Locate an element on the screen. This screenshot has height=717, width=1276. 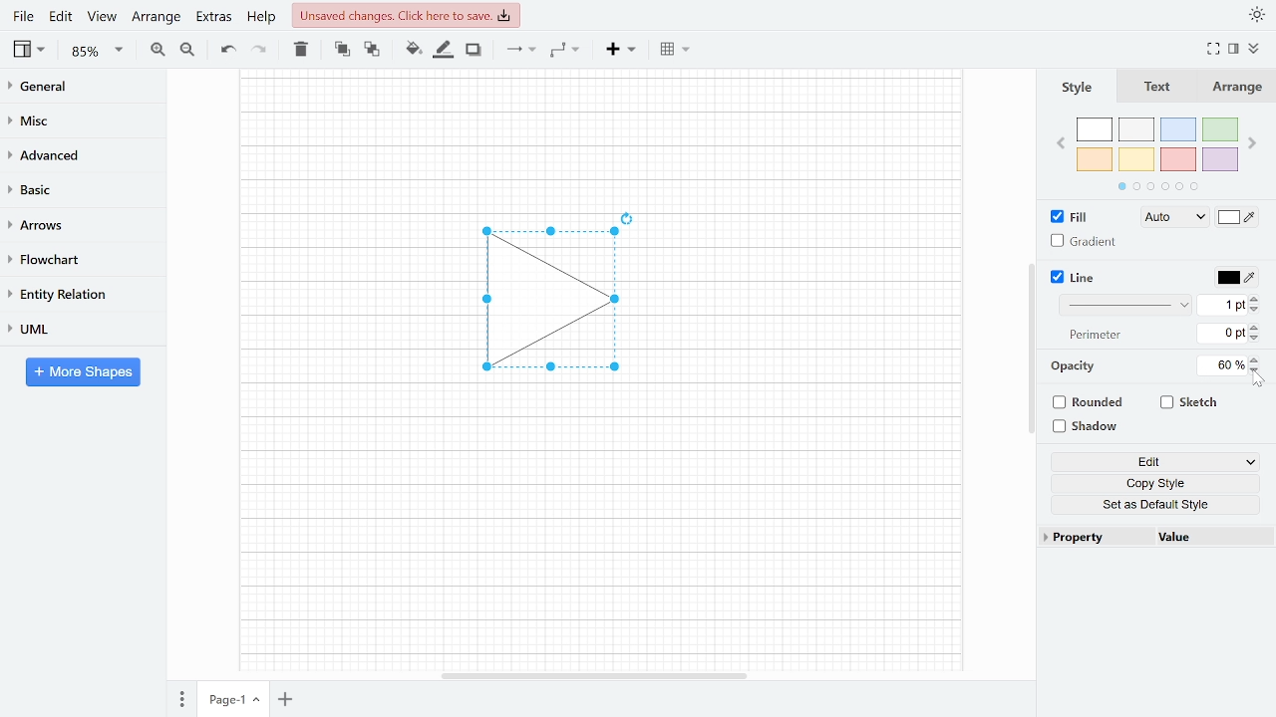
UML is located at coordinates (74, 329).